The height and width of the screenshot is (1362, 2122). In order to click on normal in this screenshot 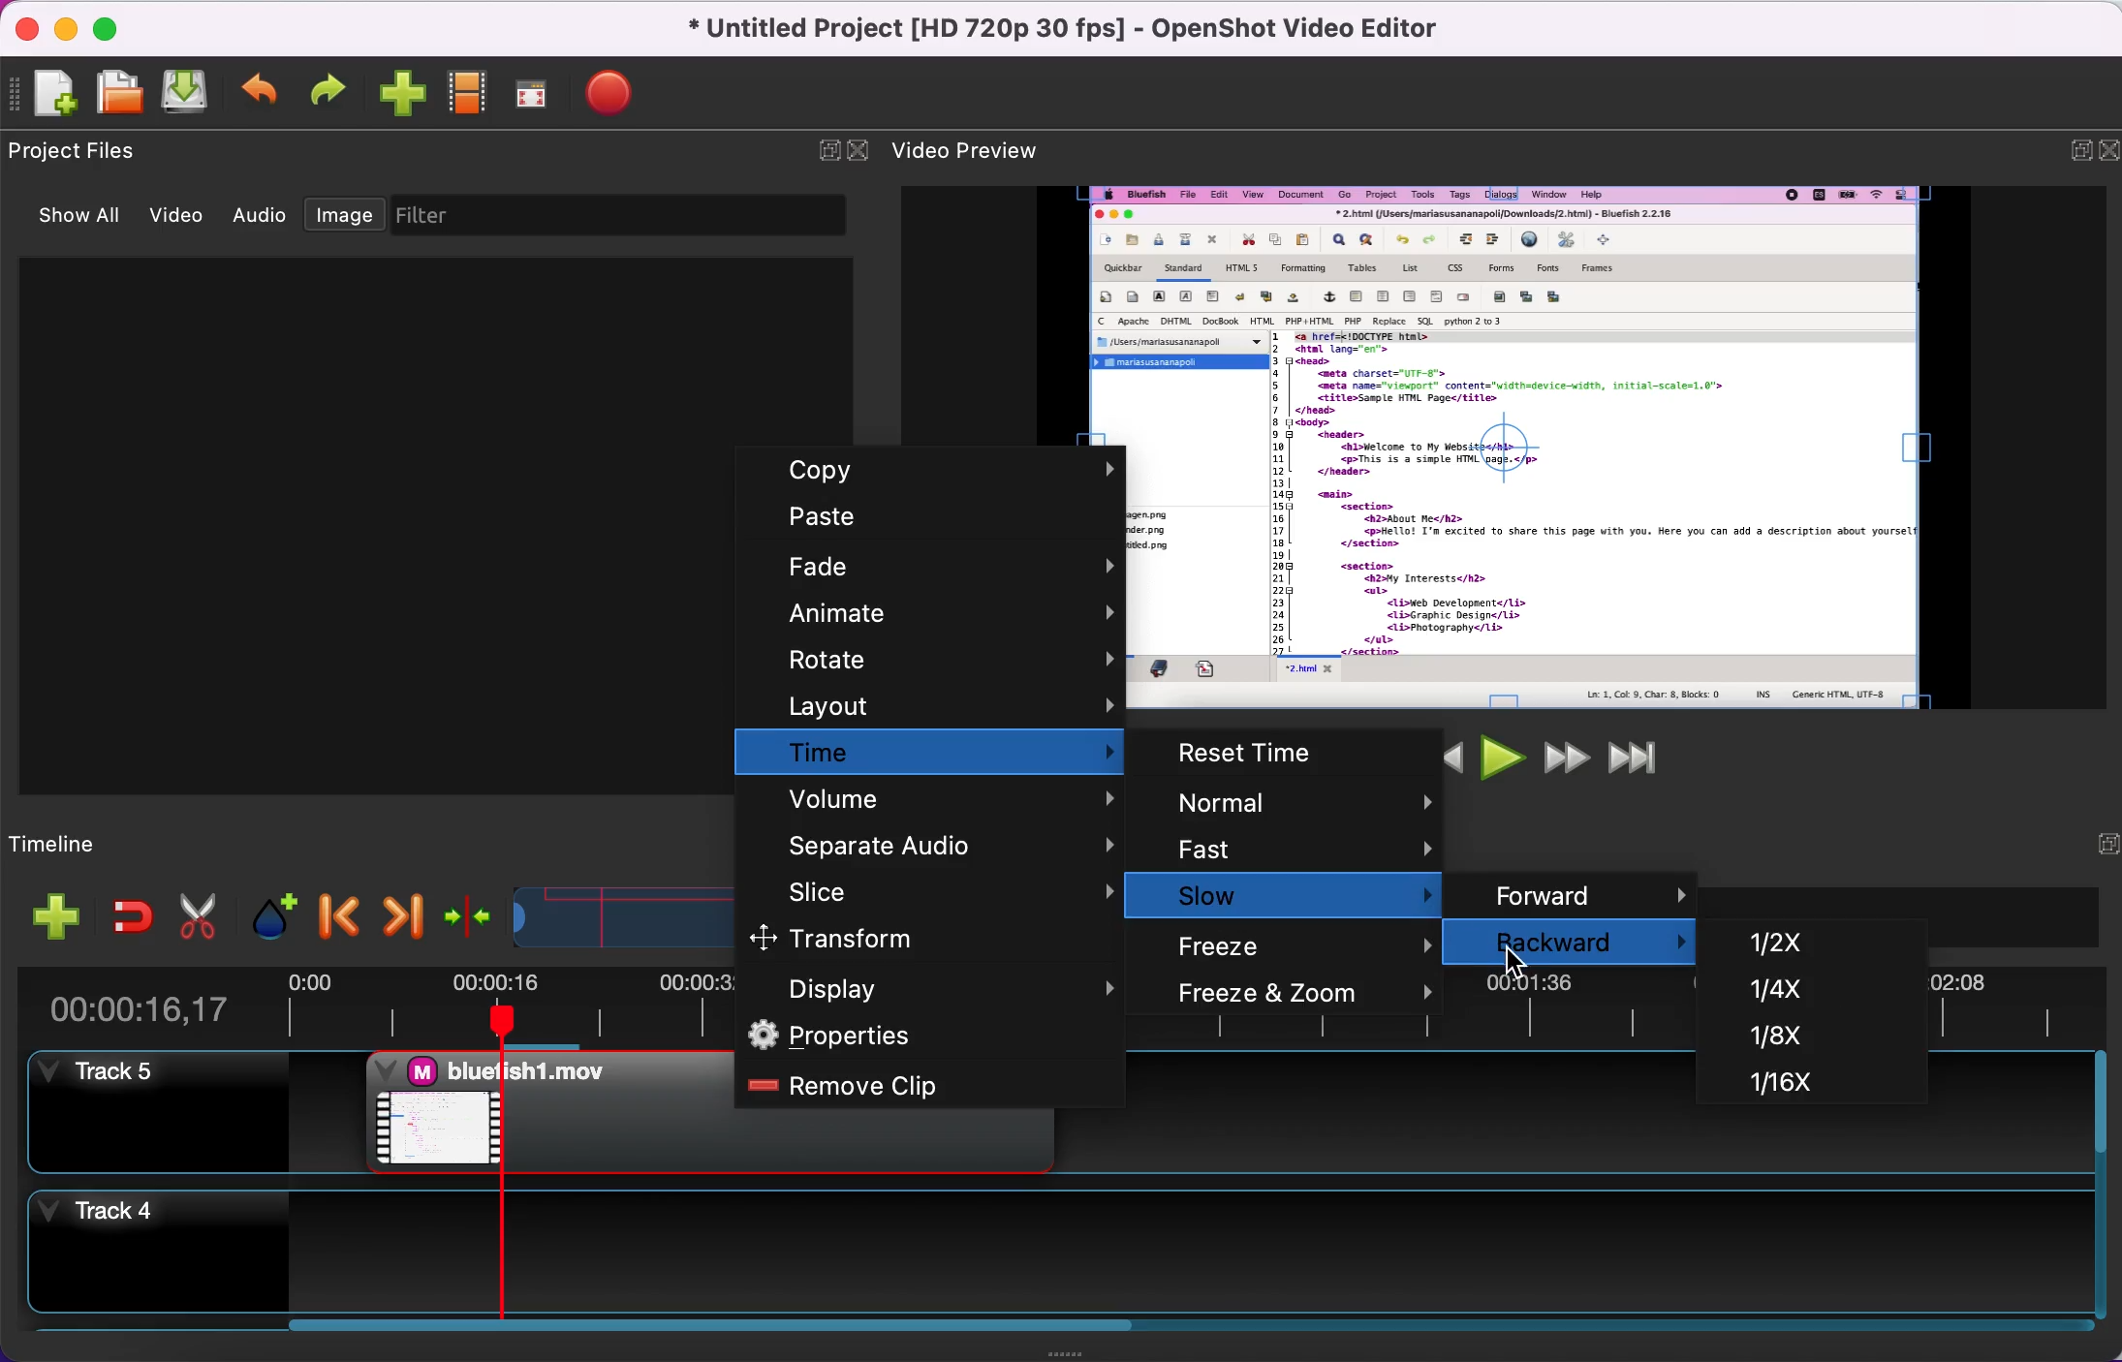, I will do `click(1297, 804)`.